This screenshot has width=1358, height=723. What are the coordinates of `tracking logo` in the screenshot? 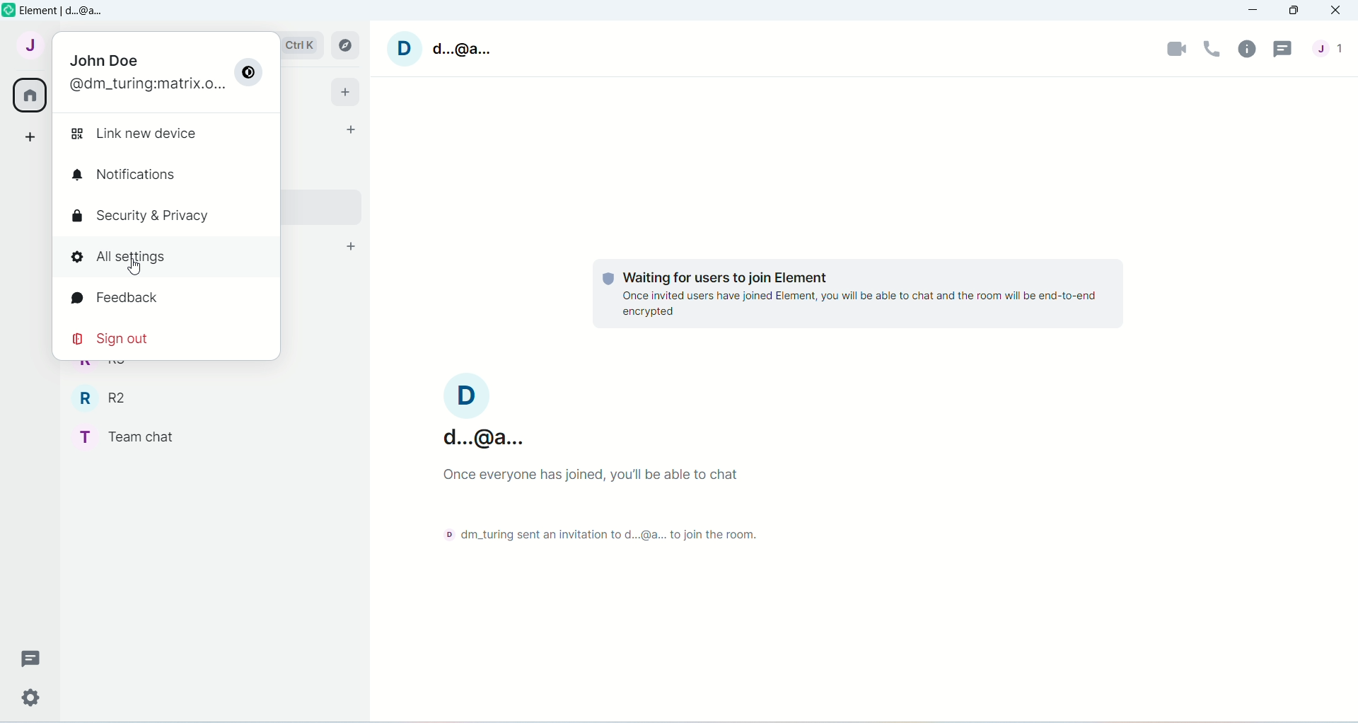 It's located at (606, 279).